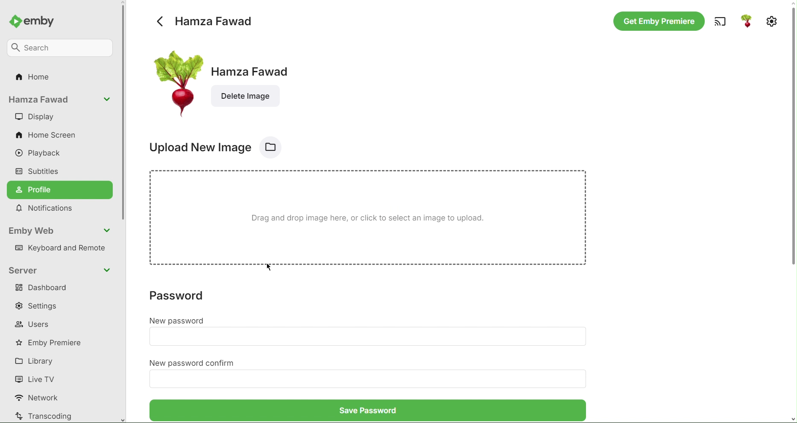 The image size is (797, 423). Describe the element at coordinates (371, 380) in the screenshot. I see `New Password Confirm` at that location.